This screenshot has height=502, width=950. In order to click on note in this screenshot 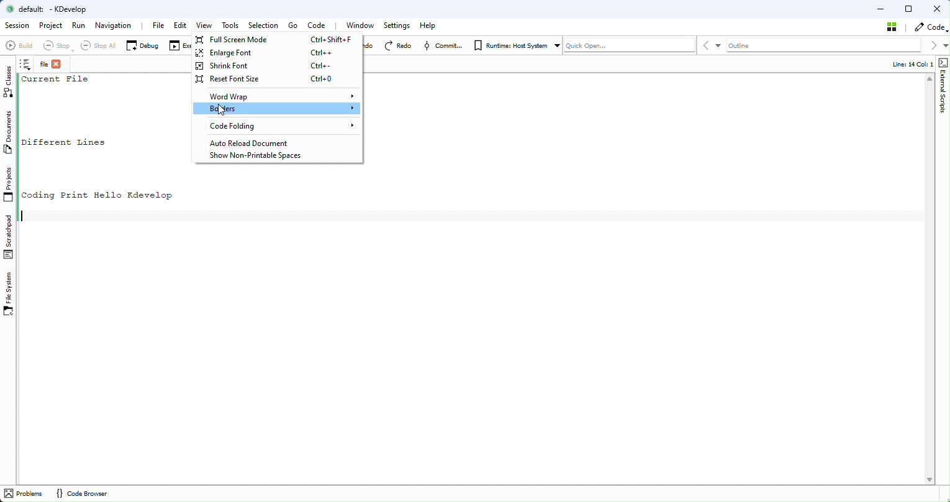, I will do `click(28, 66)`.